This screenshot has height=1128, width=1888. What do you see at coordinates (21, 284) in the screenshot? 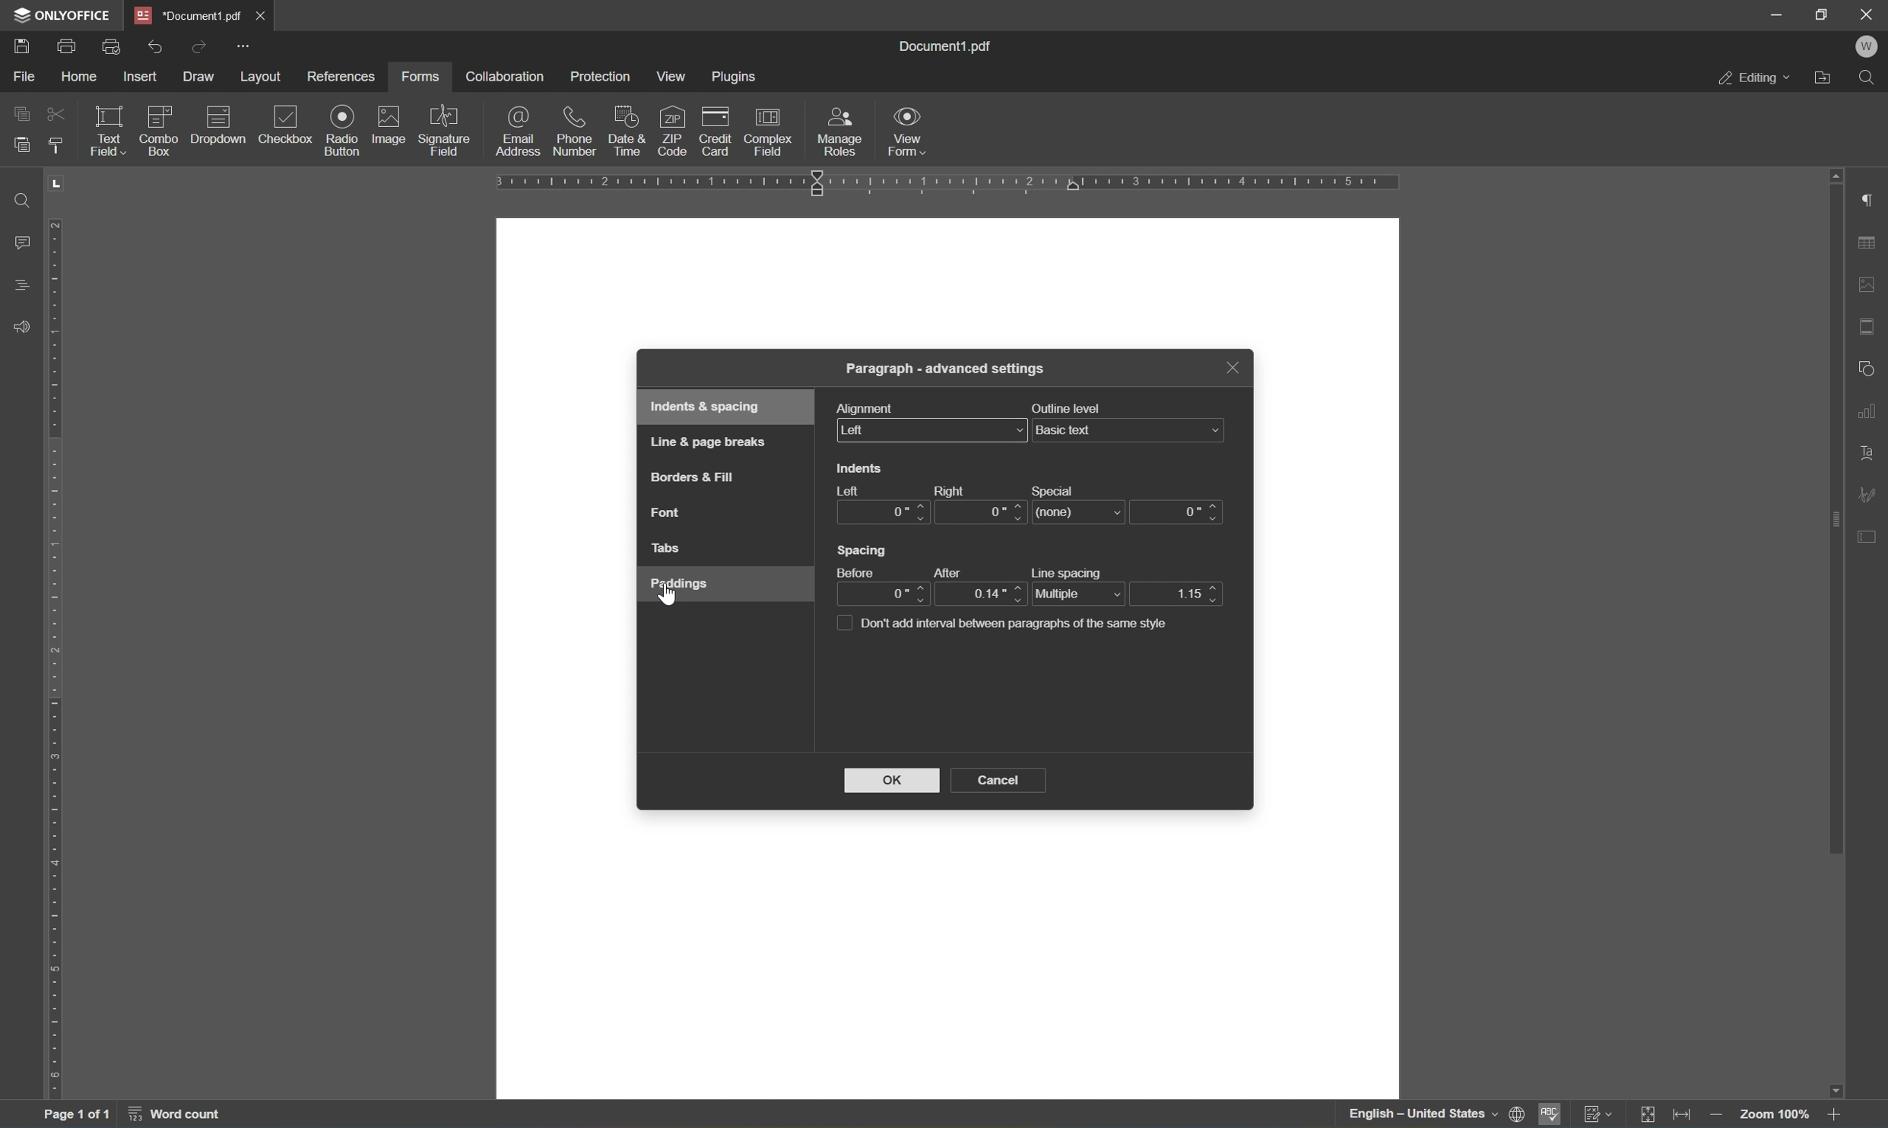
I see `headings` at bounding box center [21, 284].